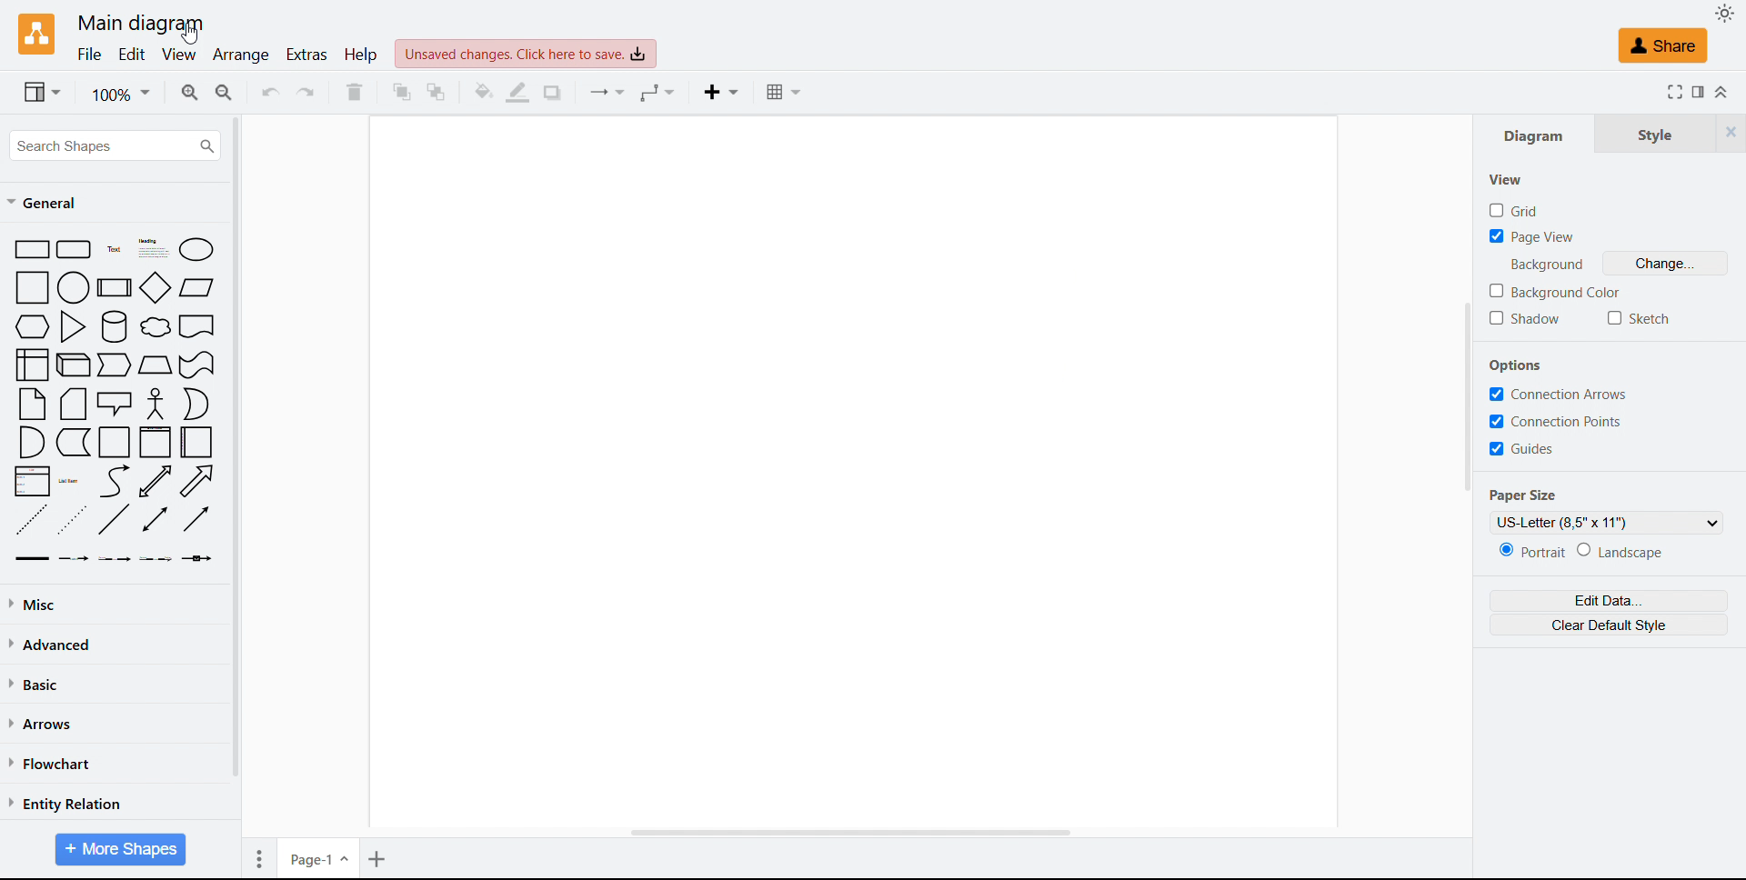  What do you see at coordinates (226, 93) in the screenshot?
I see `Zoom out ` at bounding box center [226, 93].